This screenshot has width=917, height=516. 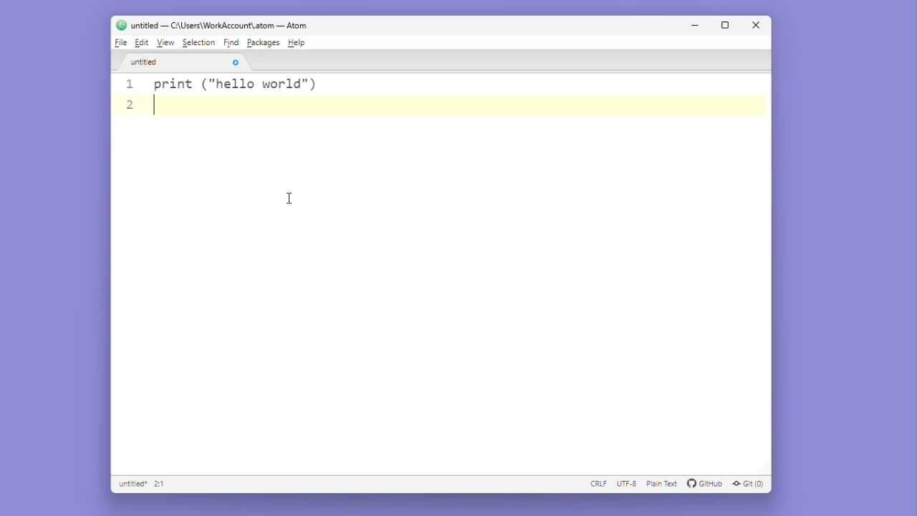 What do you see at coordinates (264, 42) in the screenshot?
I see `Packages` at bounding box center [264, 42].